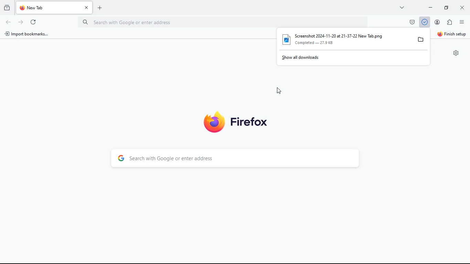  Describe the element at coordinates (429, 8) in the screenshot. I see `minimize` at that location.